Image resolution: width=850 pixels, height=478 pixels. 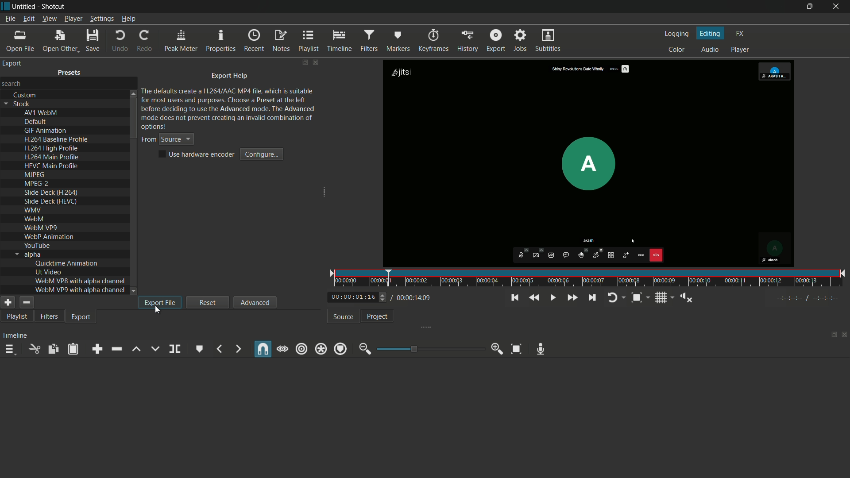 I want to click on play quickly backward, so click(x=533, y=298).